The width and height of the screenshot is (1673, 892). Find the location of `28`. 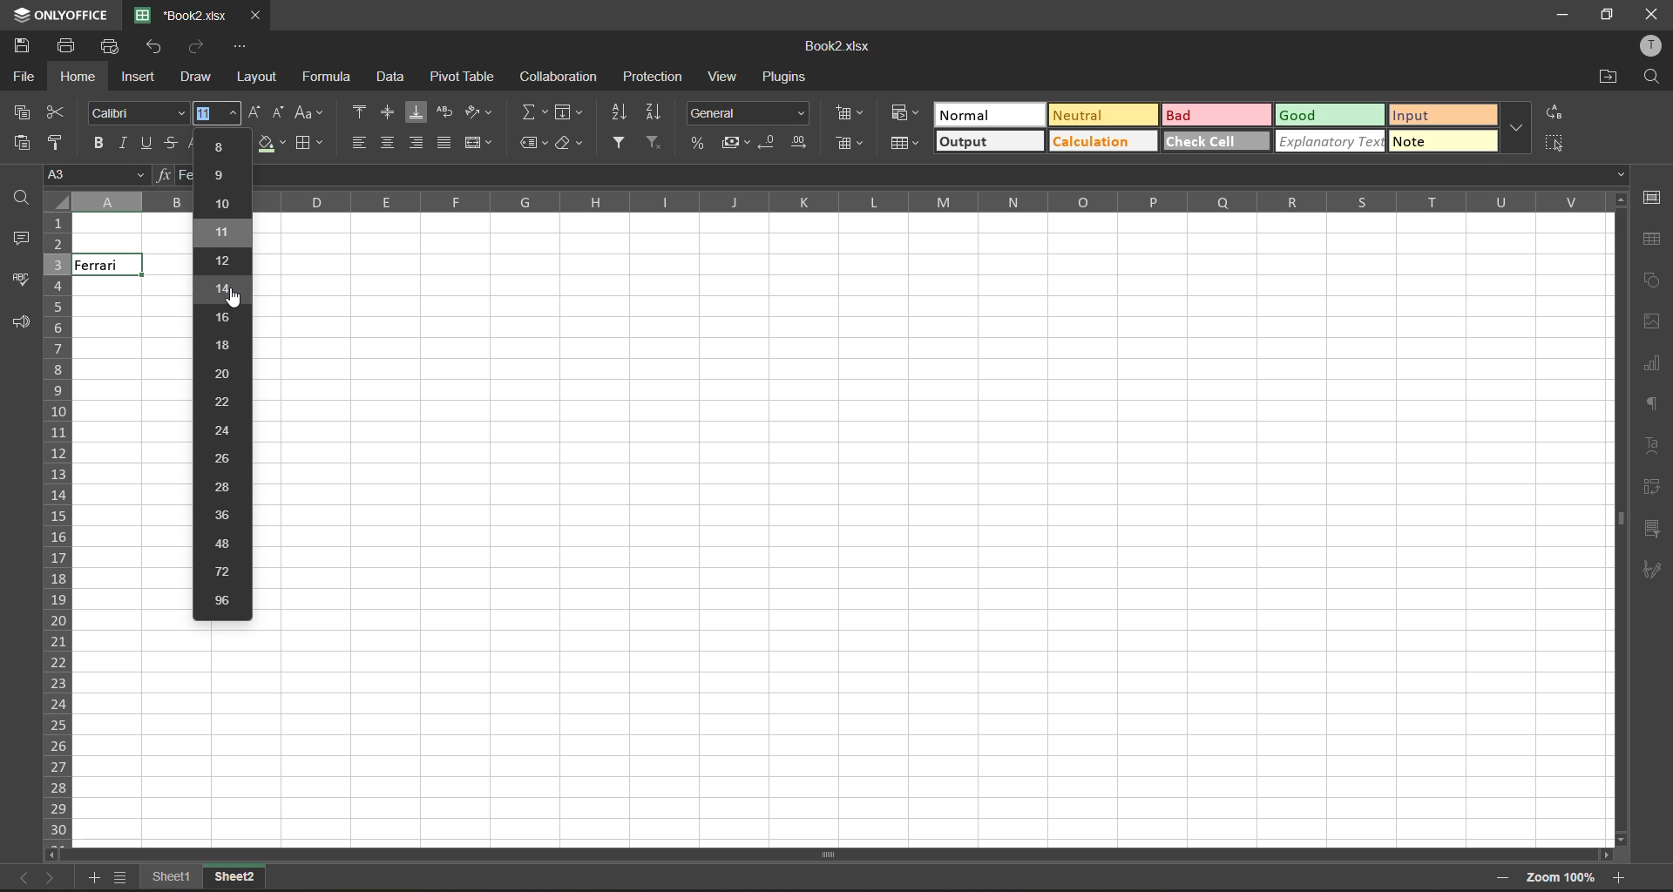

28 is located at coordinates (222, 489).